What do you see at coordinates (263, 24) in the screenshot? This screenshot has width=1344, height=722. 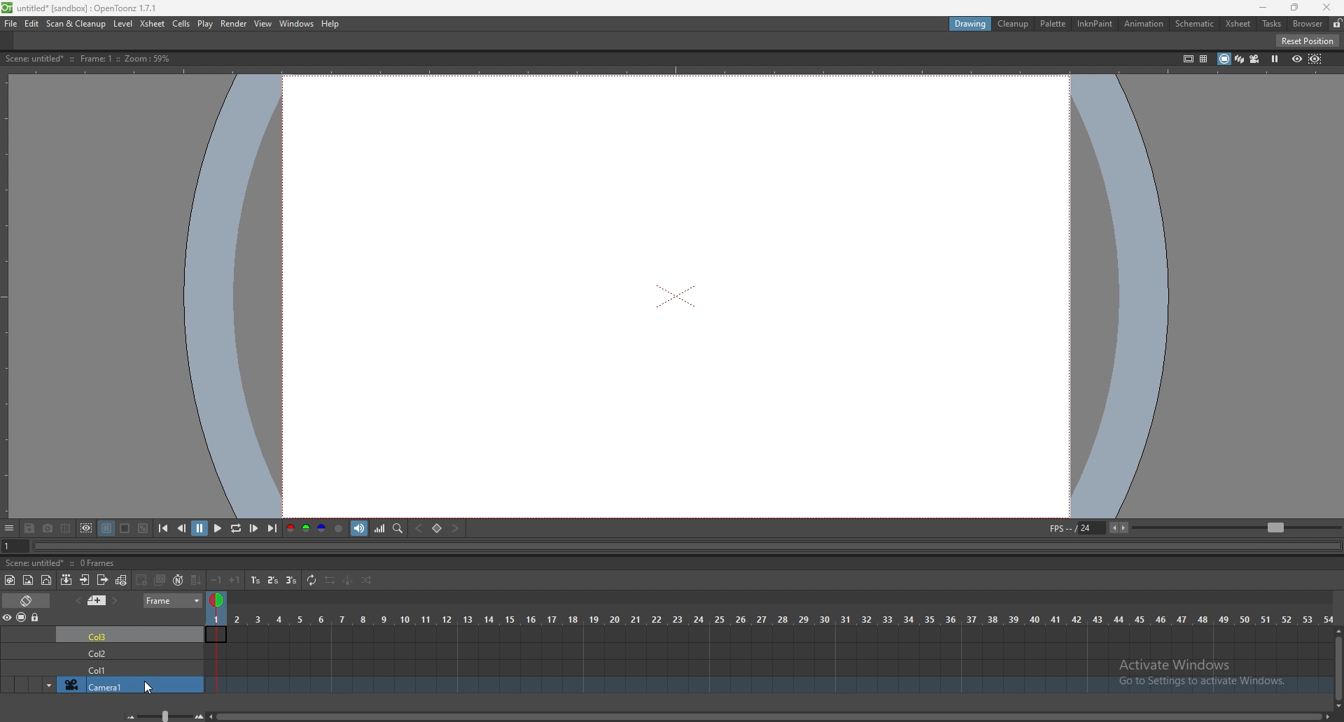 I see `view` at bounding box center [263, 24].